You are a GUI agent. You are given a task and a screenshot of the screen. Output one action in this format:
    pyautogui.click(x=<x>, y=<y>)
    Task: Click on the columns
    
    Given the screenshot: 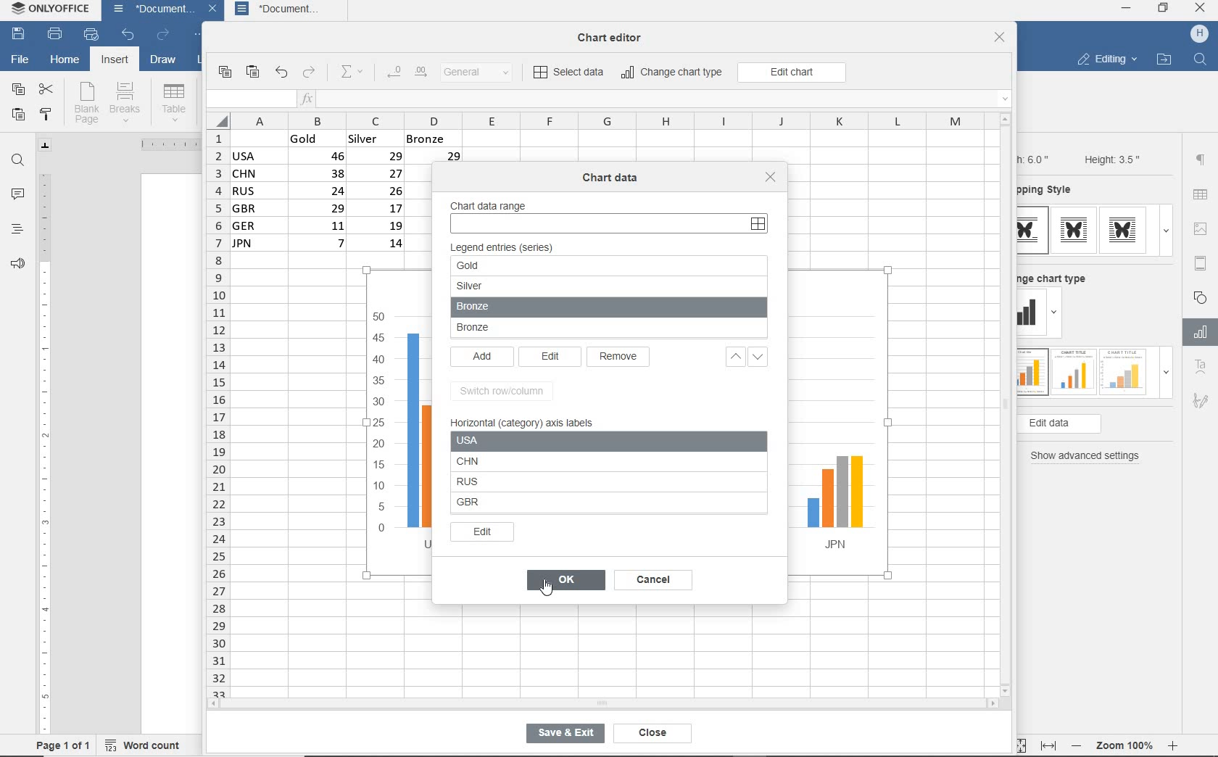 What is the action you would take?
    pyautogui.click(x=597, y=120)
    